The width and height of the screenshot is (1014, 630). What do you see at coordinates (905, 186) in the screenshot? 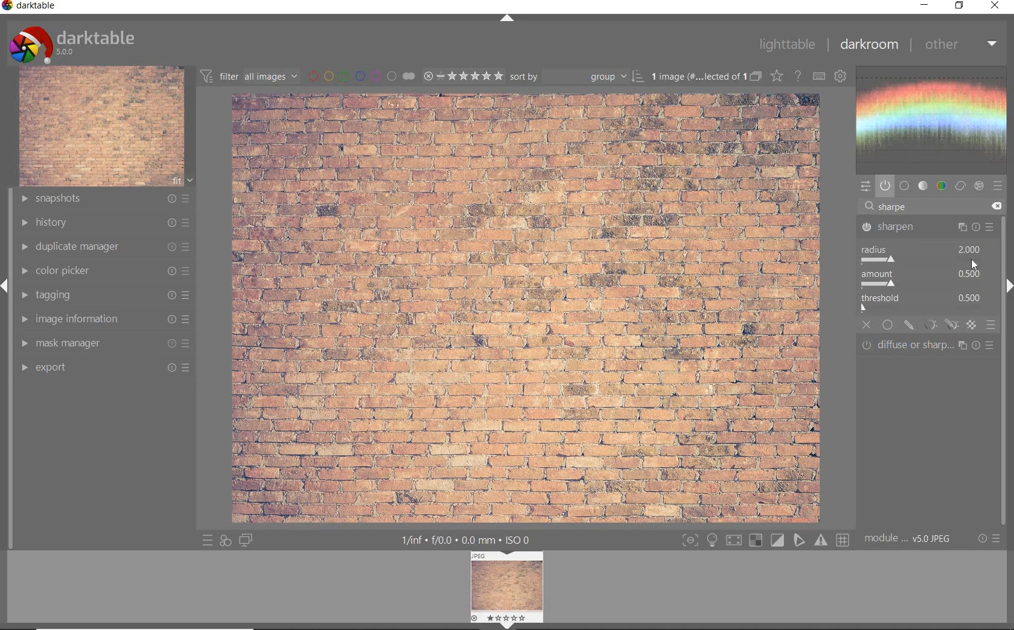
I see `base` at bounding box center [905, 186].